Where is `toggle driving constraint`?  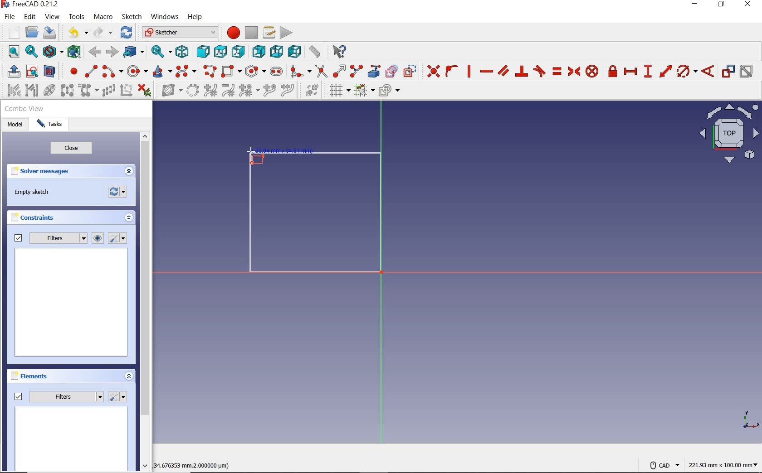
toggle driving constraint is located at coordinates (728, 71).